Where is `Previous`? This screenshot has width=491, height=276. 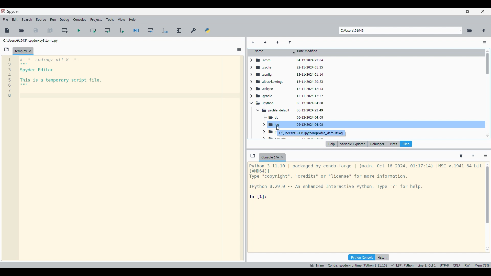 Previous is located at coordinates (253, 43).